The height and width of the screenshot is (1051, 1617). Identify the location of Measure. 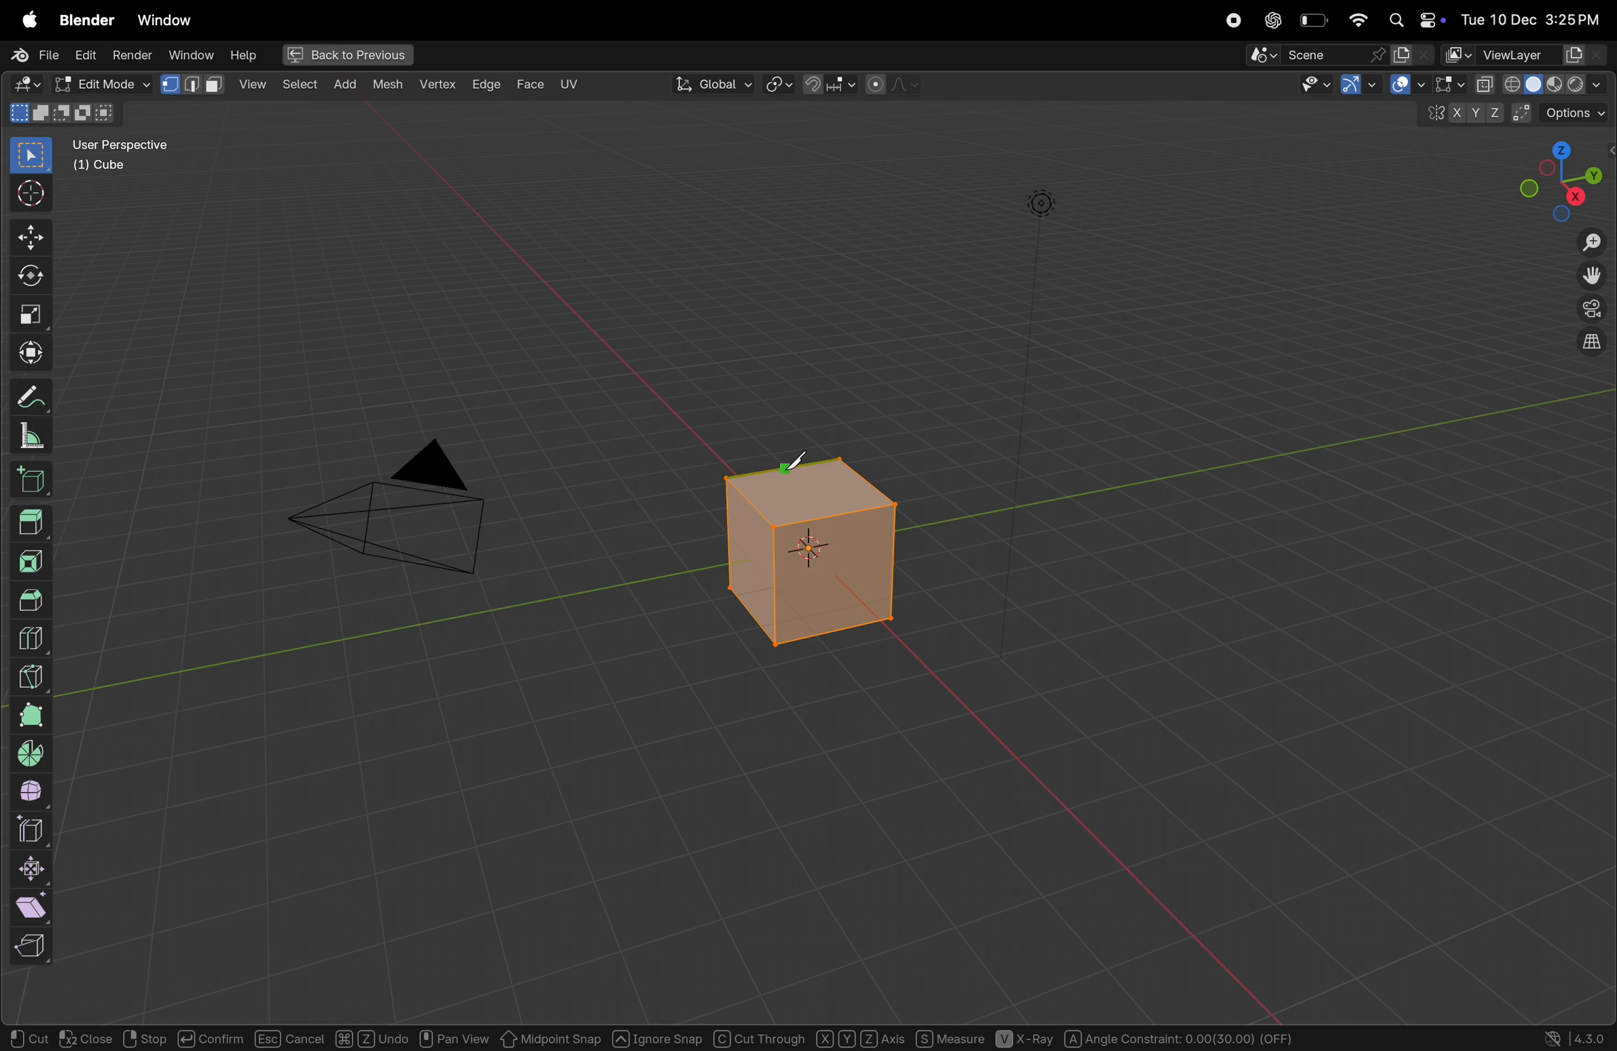
(949, 1037).